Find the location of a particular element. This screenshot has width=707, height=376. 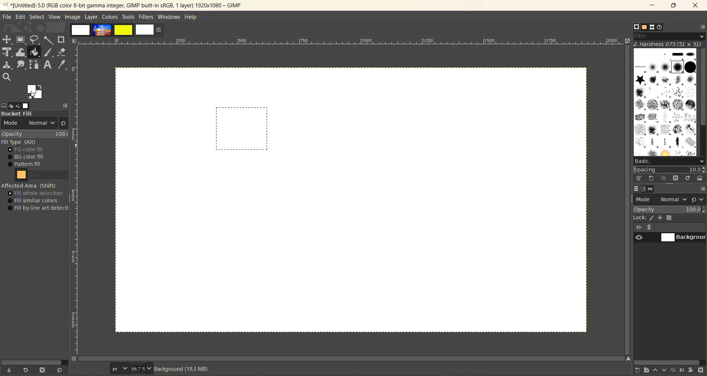

filter is located at coordinates (670, 37).